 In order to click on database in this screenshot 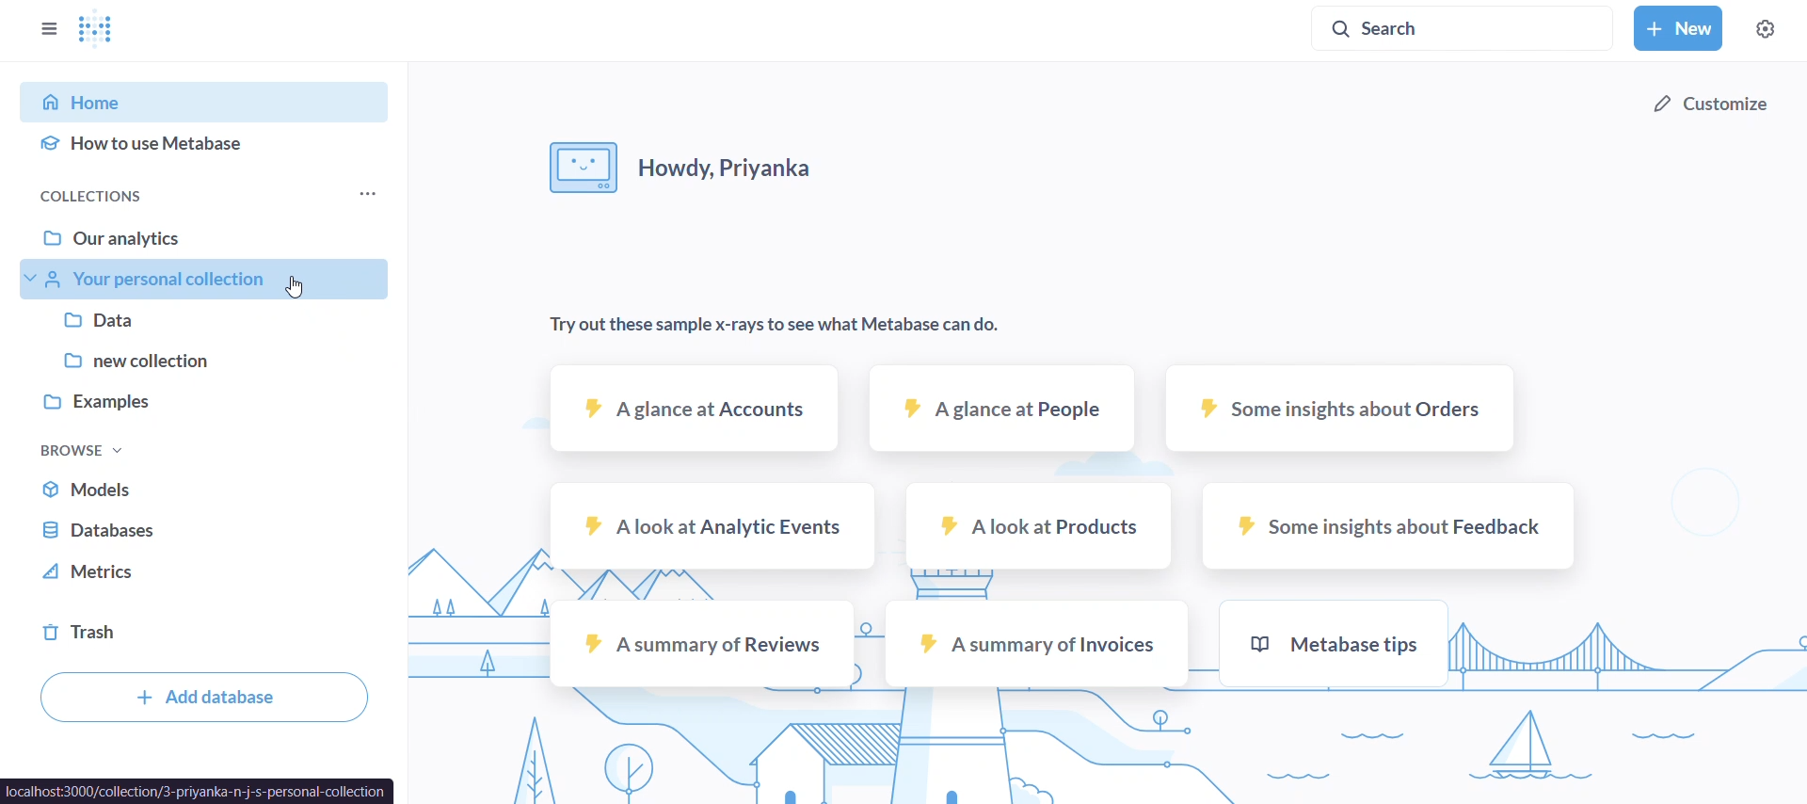, I will do `click(212, 531)`.